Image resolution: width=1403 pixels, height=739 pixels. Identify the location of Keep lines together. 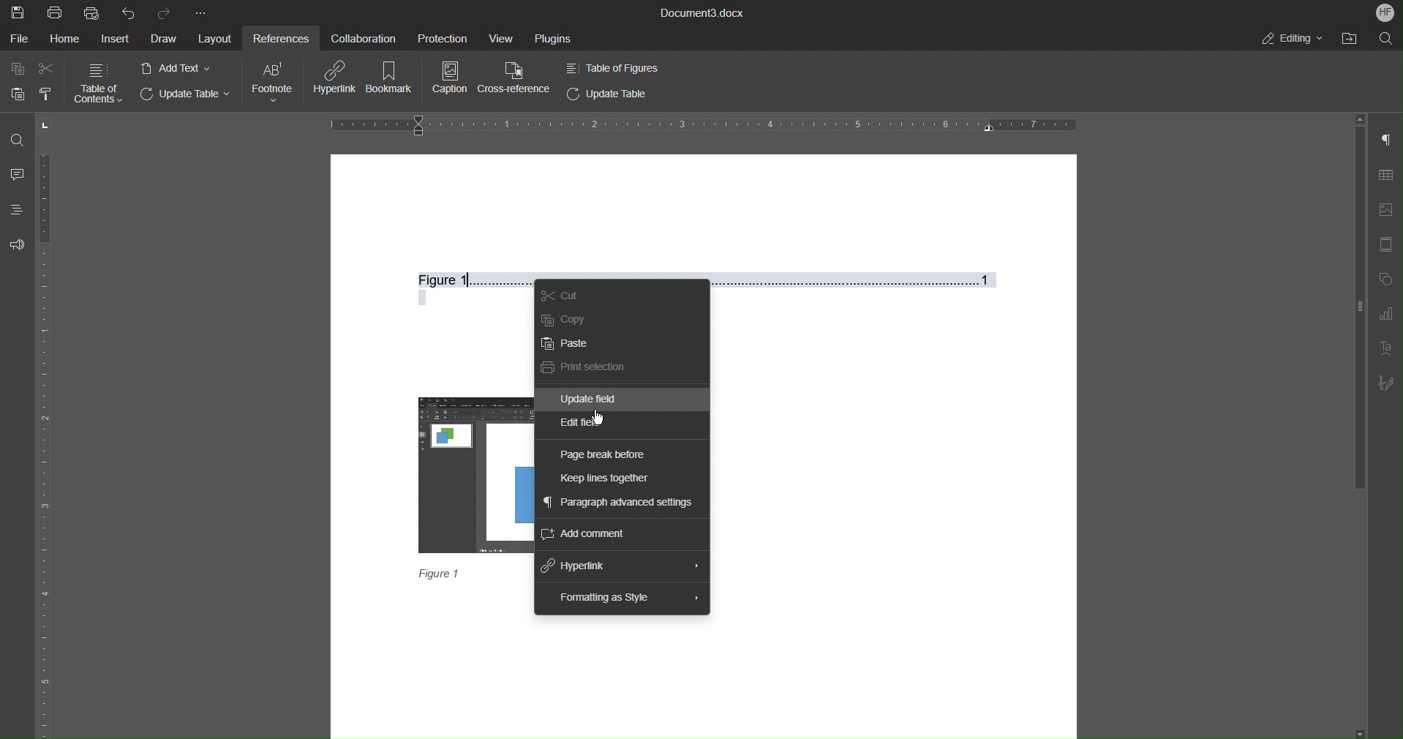
(606, 479).